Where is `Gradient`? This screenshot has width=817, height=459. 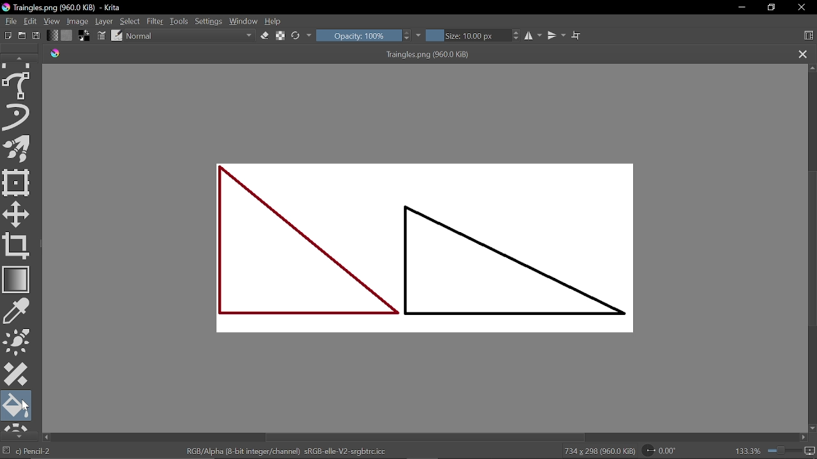
Gradient is located at coordinates (17, 279).